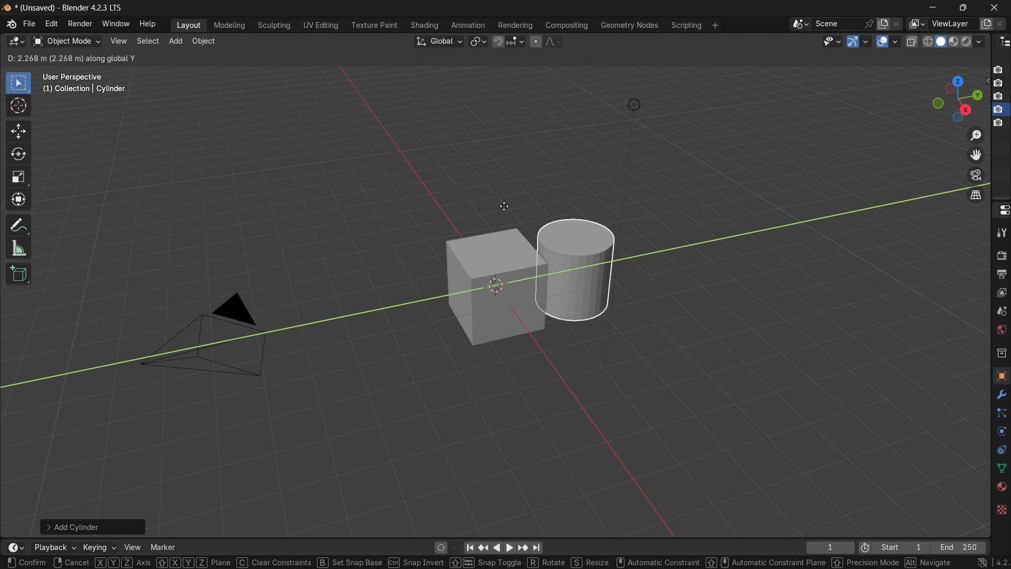 Image resolution: width=1011 pixels, height=569 pixels. What do you see at coordinates (1003, 24) in the screenshot?
I see `remove view layer` at bounding box center [1003, 24].